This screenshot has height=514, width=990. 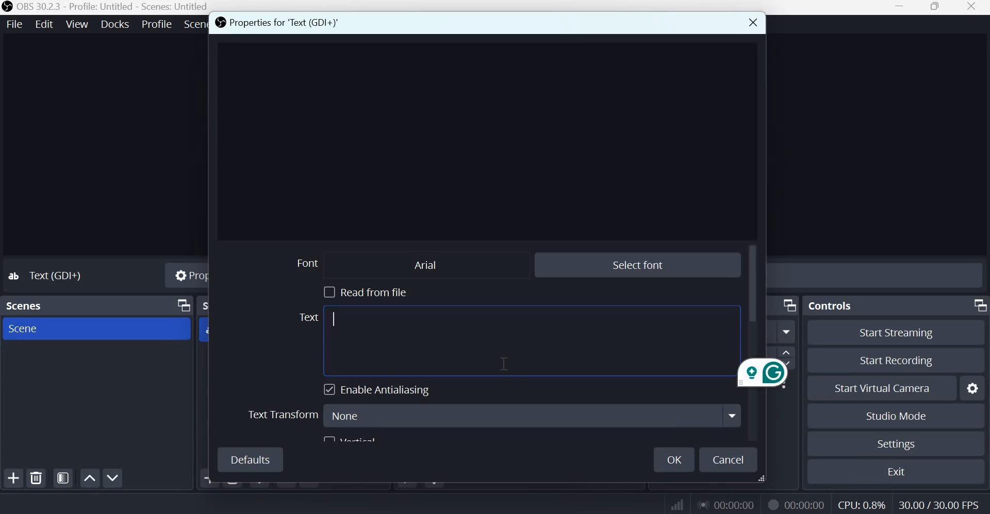 I want to click on Settings, so click(x=897, y=444).